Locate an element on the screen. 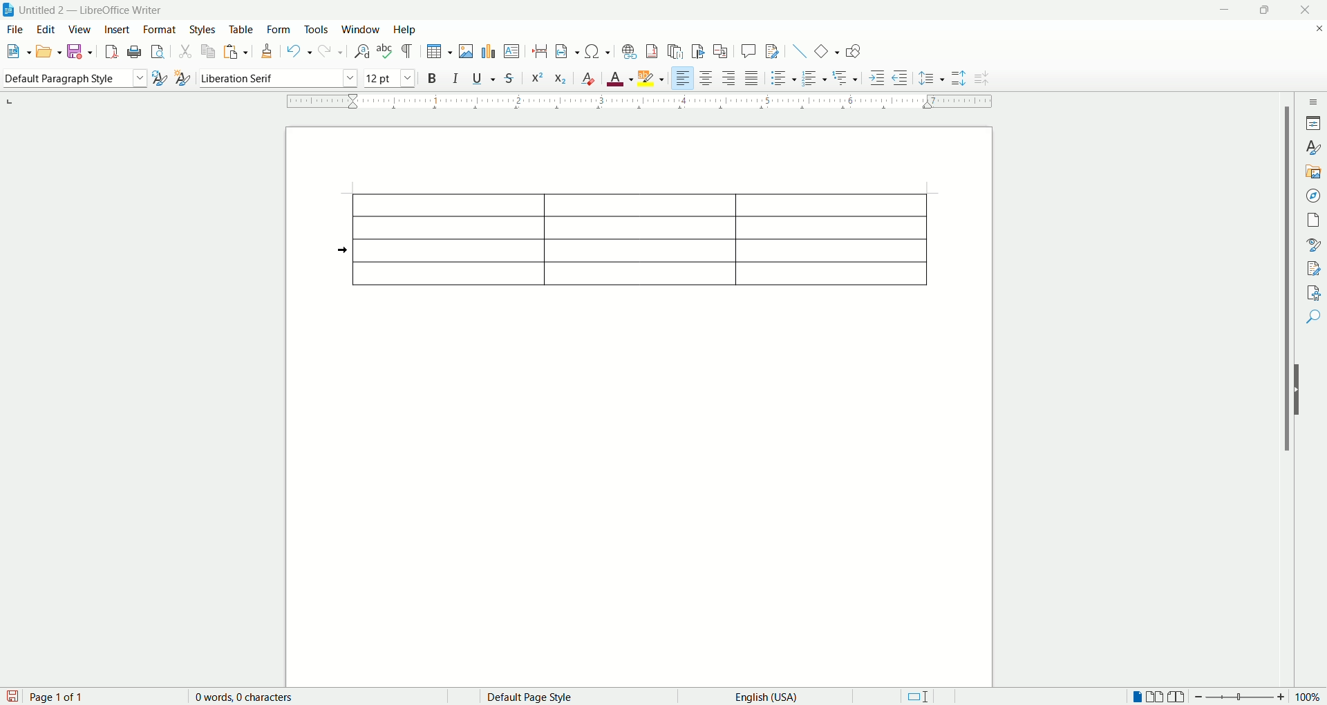  multiple page view is located at coordinates (1156, 695).